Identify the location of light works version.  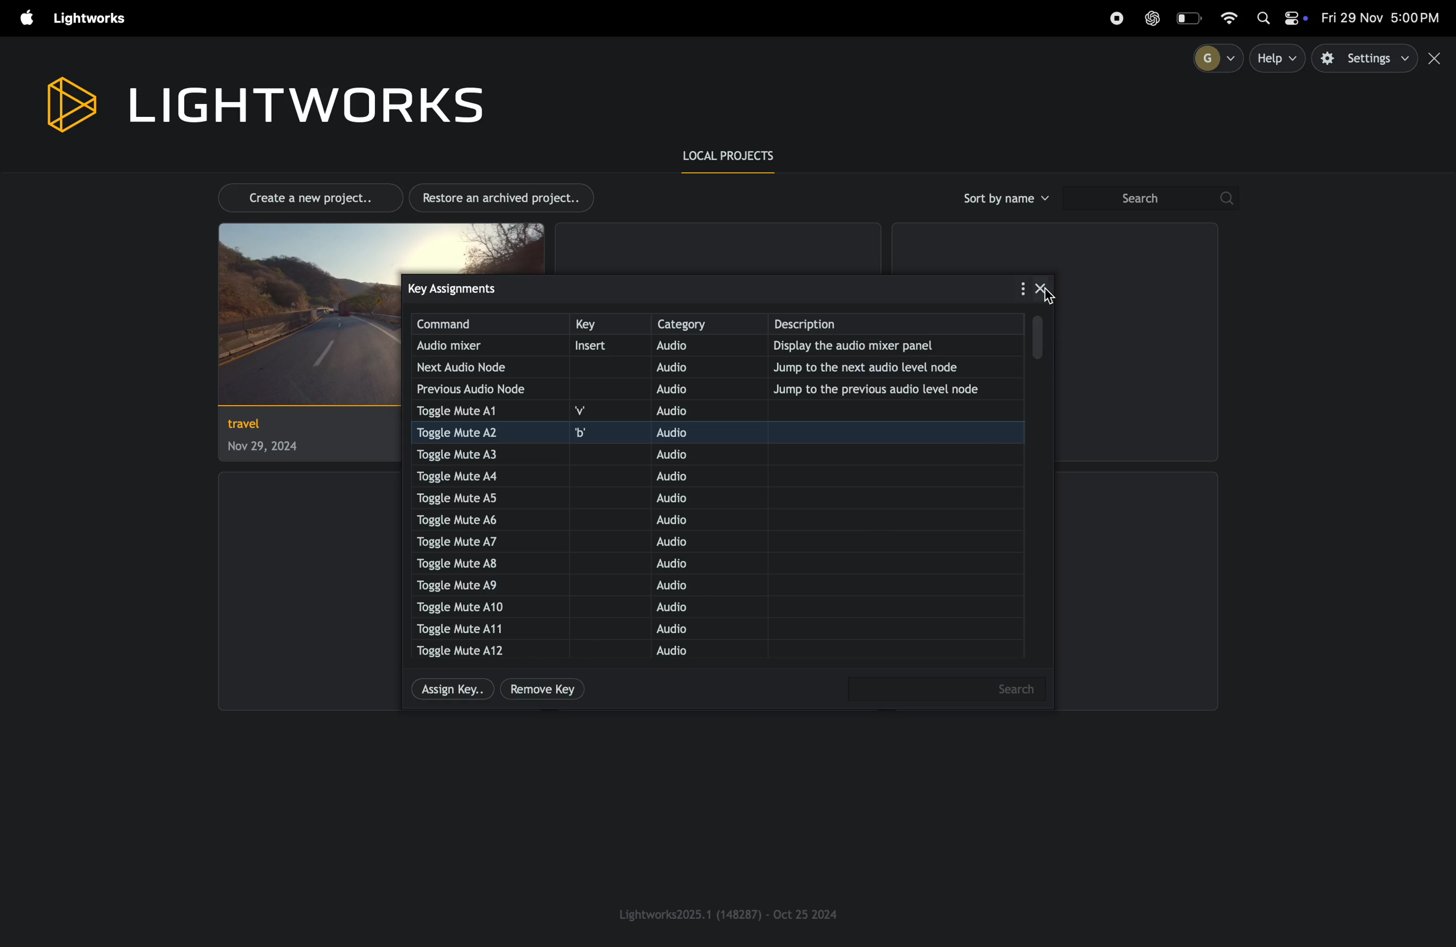
(730, 913).